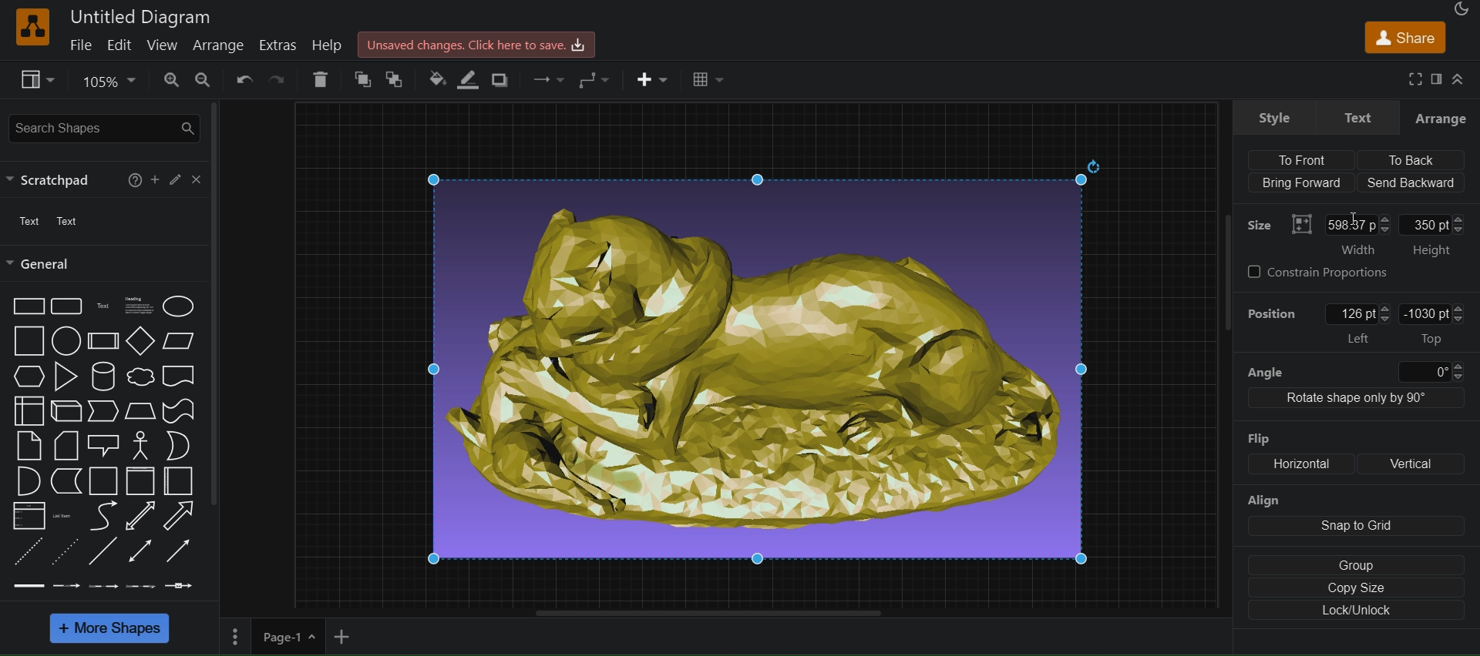 The width and height of the screenshot is (1480, 656). What do you see at coordinates (1357, 611) in the screenshot?
I see `lock/unlock` at bounding box center [1357, 611].